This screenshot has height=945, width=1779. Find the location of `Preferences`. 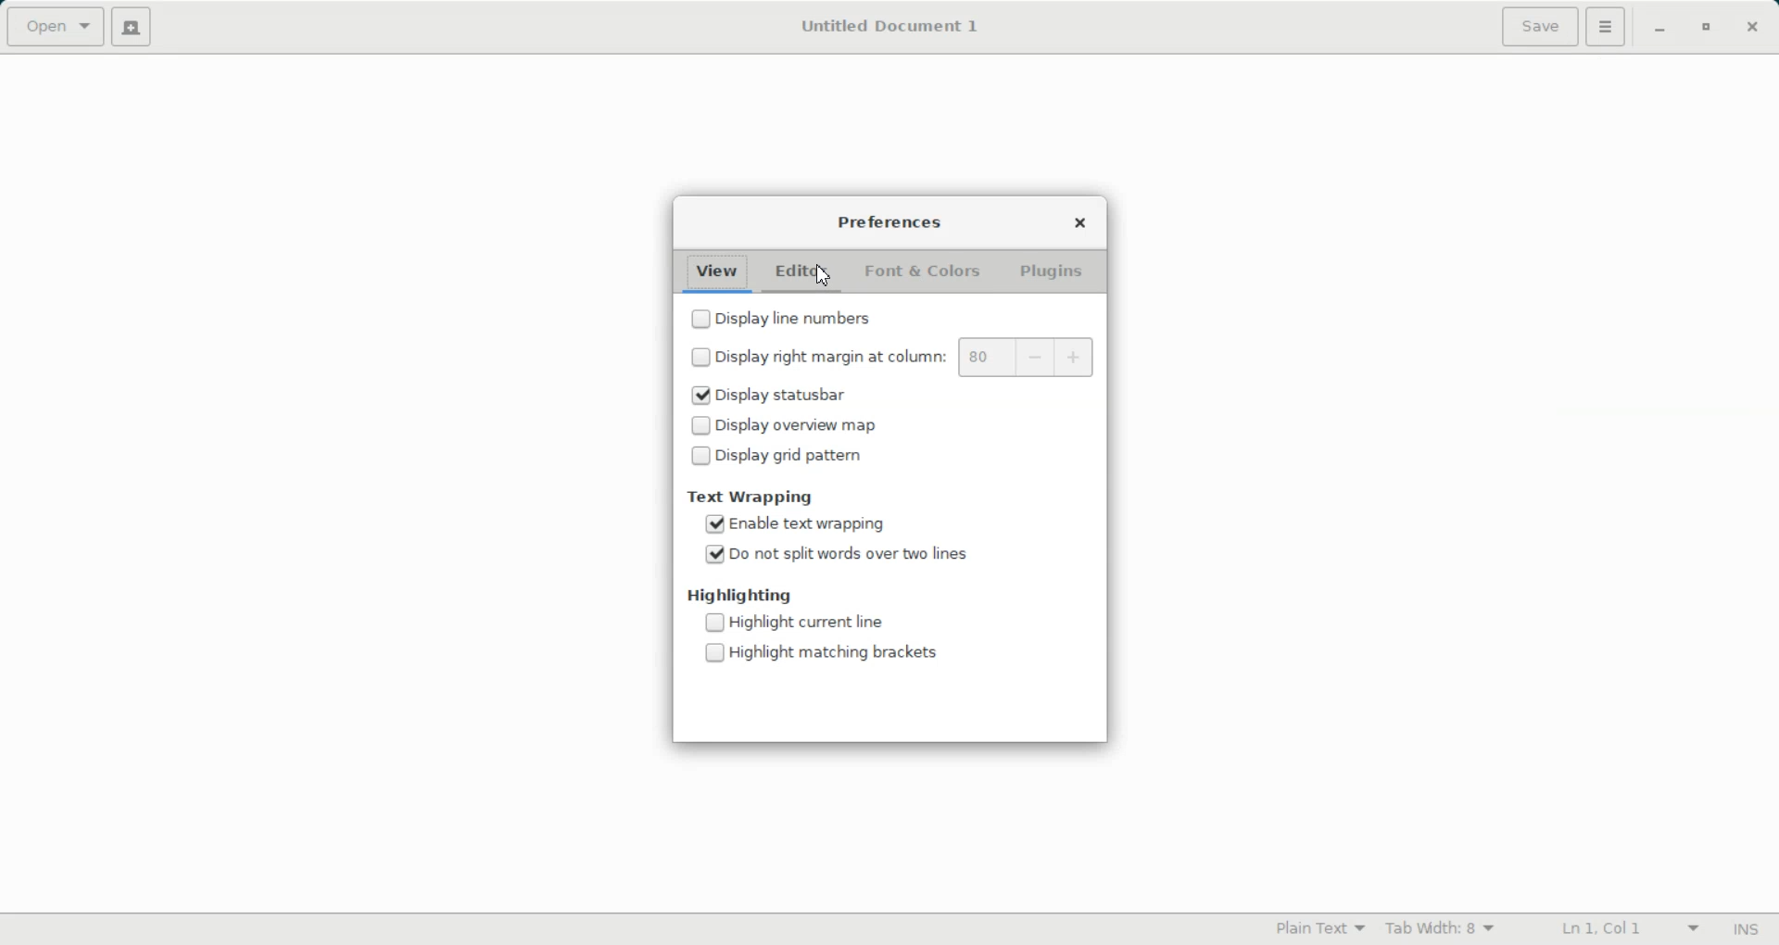

Preferences is located at coordinates (889, 223).